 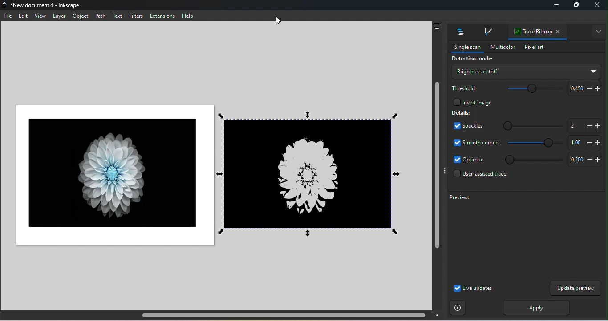 I want to click on Drop down menu, so click(x=526, y=72).